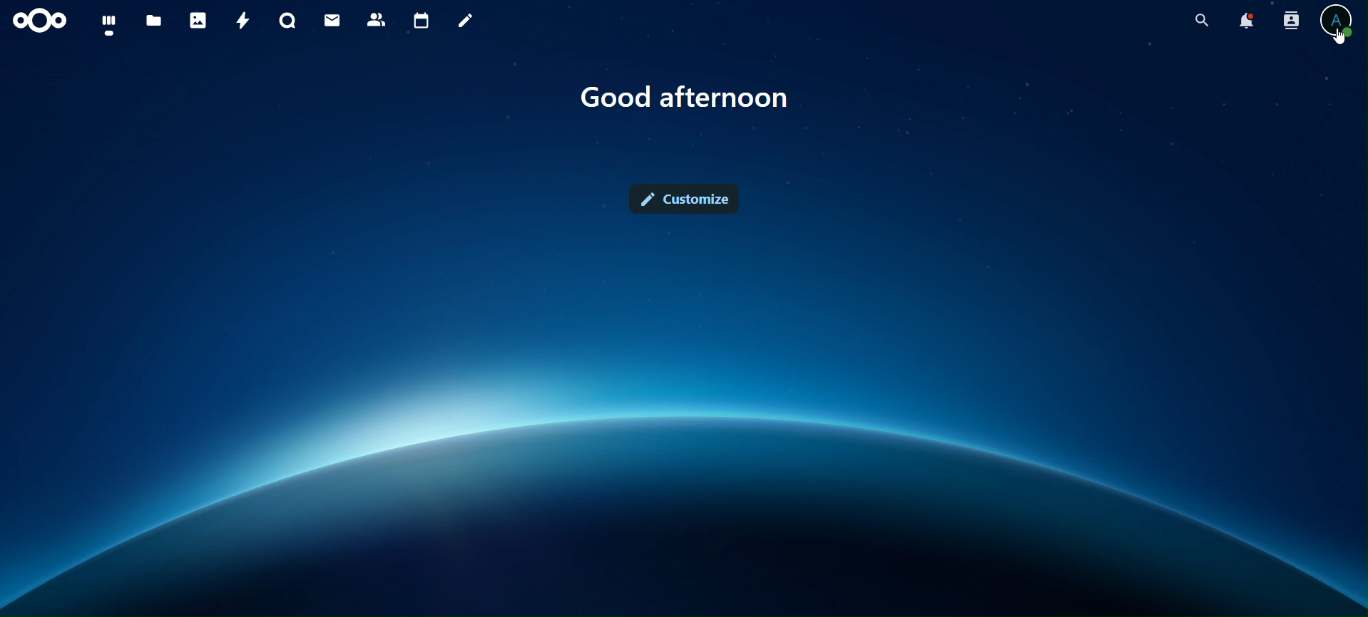 The height and width of the screenshot is (617, 1368). Describe the element at coordinates (46, 21) in the screenshot. I see `icon` at that location.